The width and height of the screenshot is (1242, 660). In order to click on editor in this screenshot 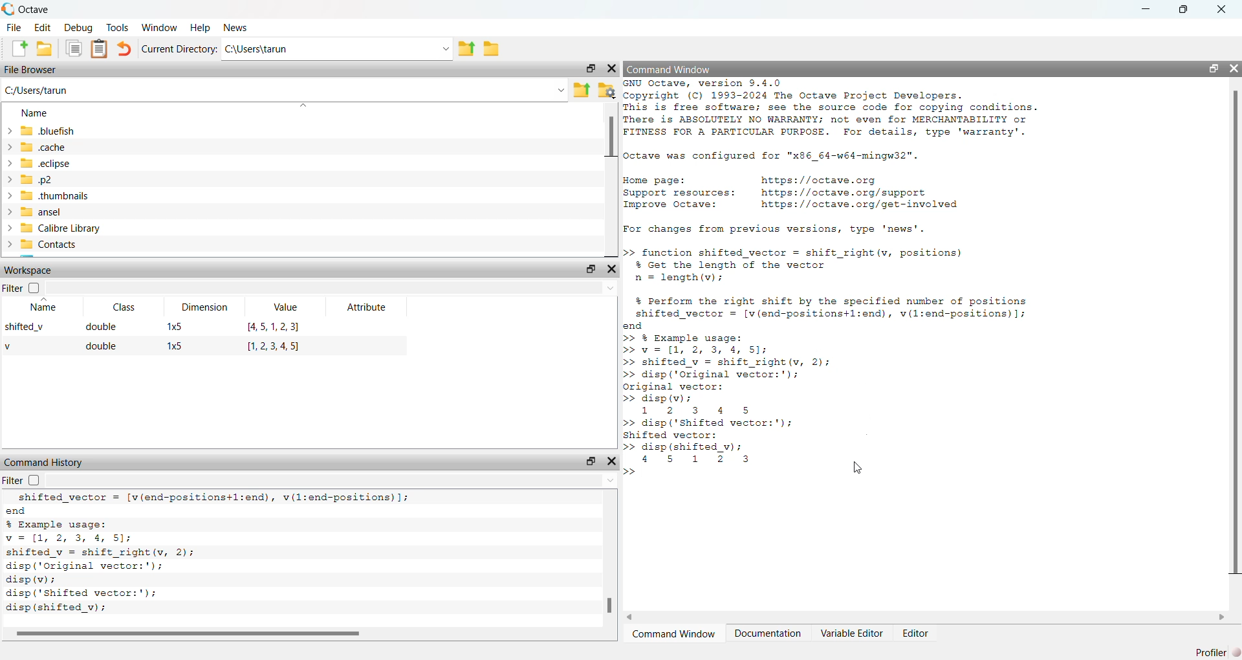, I will do `click(921, 635)`.